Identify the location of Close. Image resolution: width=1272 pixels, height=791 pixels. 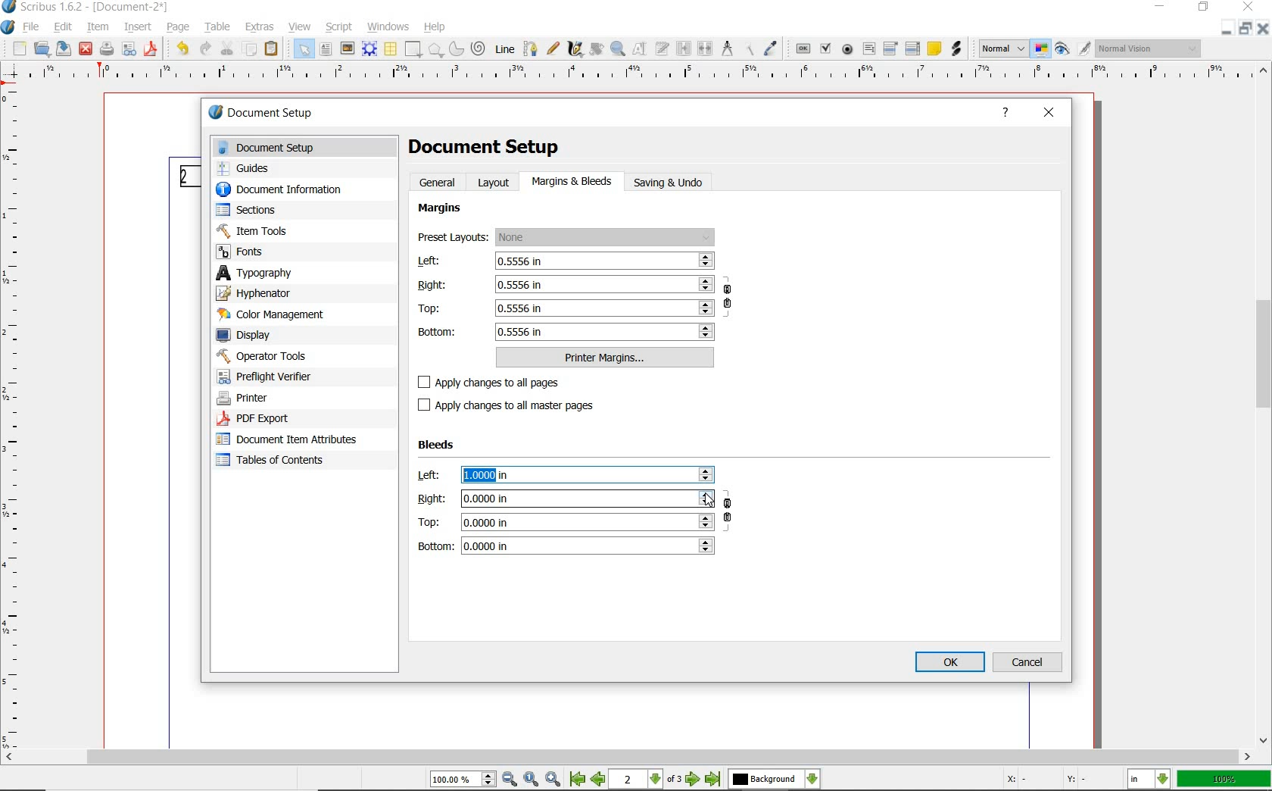
(1226, 28).